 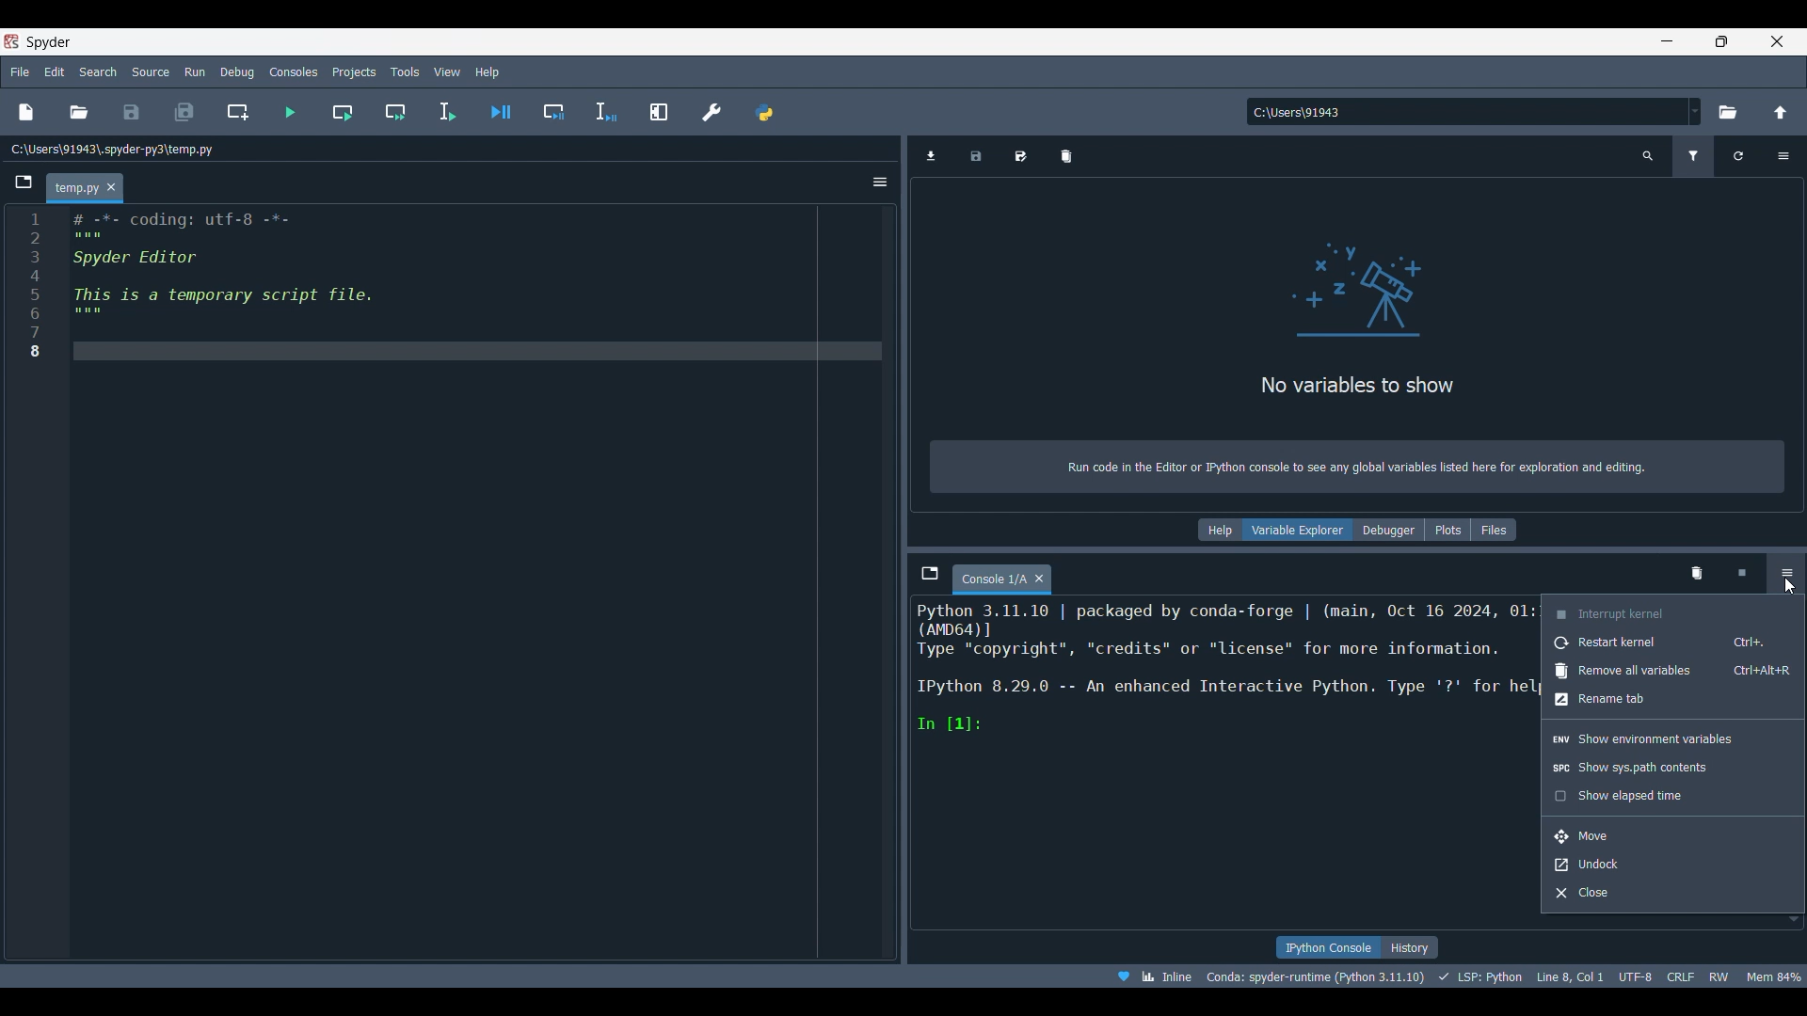 I want to click on View menu, so click(x=448, y=72).